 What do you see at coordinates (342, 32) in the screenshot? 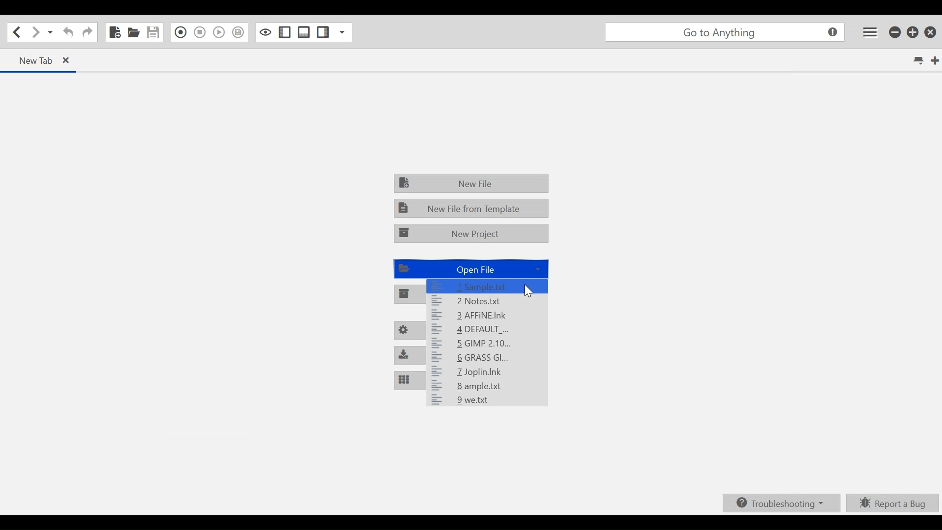
I see `Show specific Sidebar` at bounding box center [342, 32].